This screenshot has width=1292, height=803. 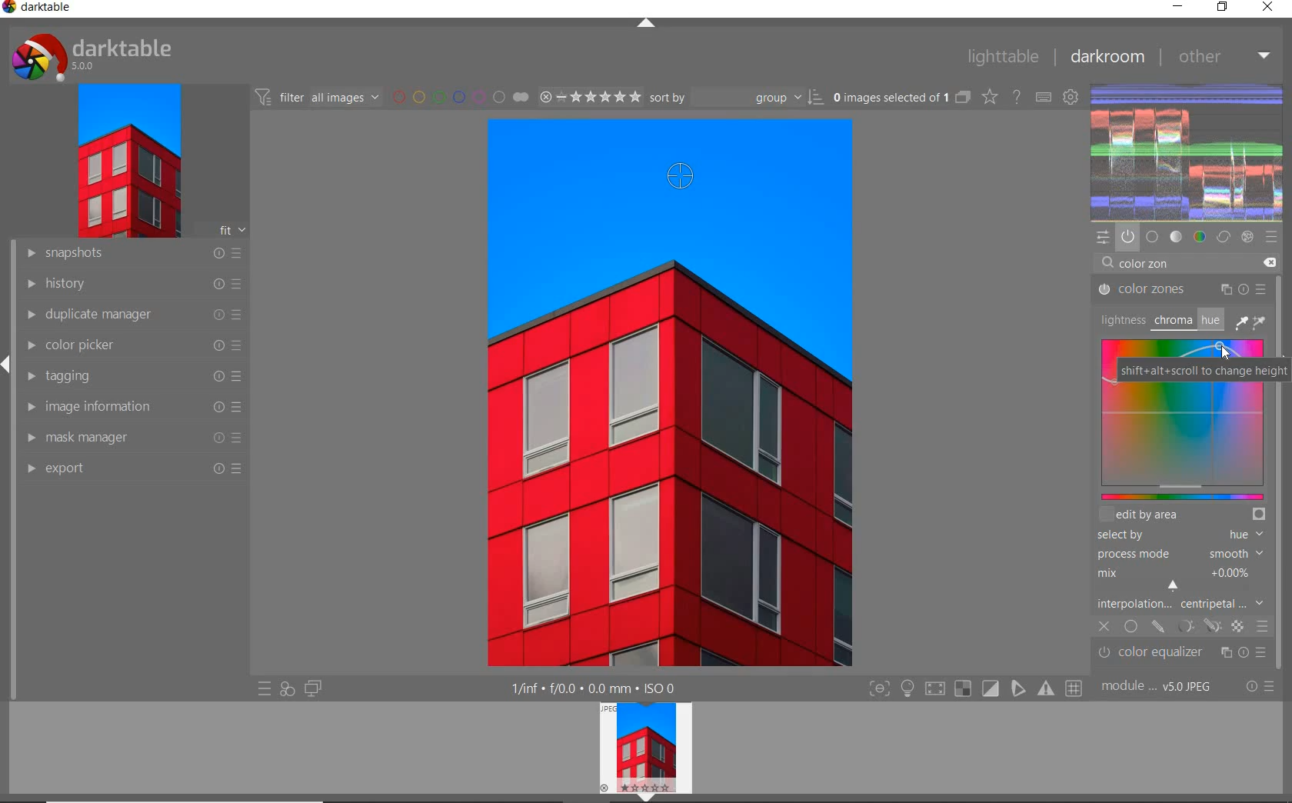 I want to click on EDIT BY AREA, so click(x=1182, y=515).